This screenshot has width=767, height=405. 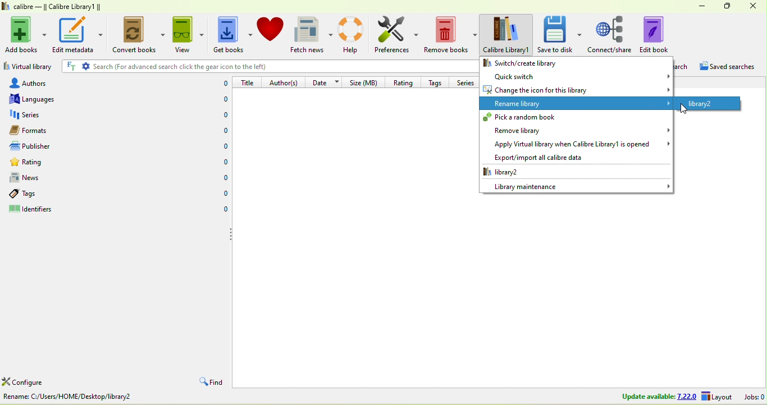 I want to click on 0, so click(x=221, y=84).